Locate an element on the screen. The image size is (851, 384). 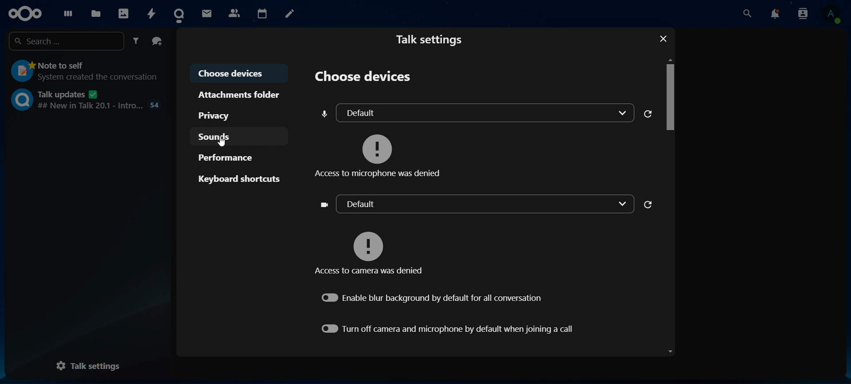
privacy is located at coordinates (224, 116).